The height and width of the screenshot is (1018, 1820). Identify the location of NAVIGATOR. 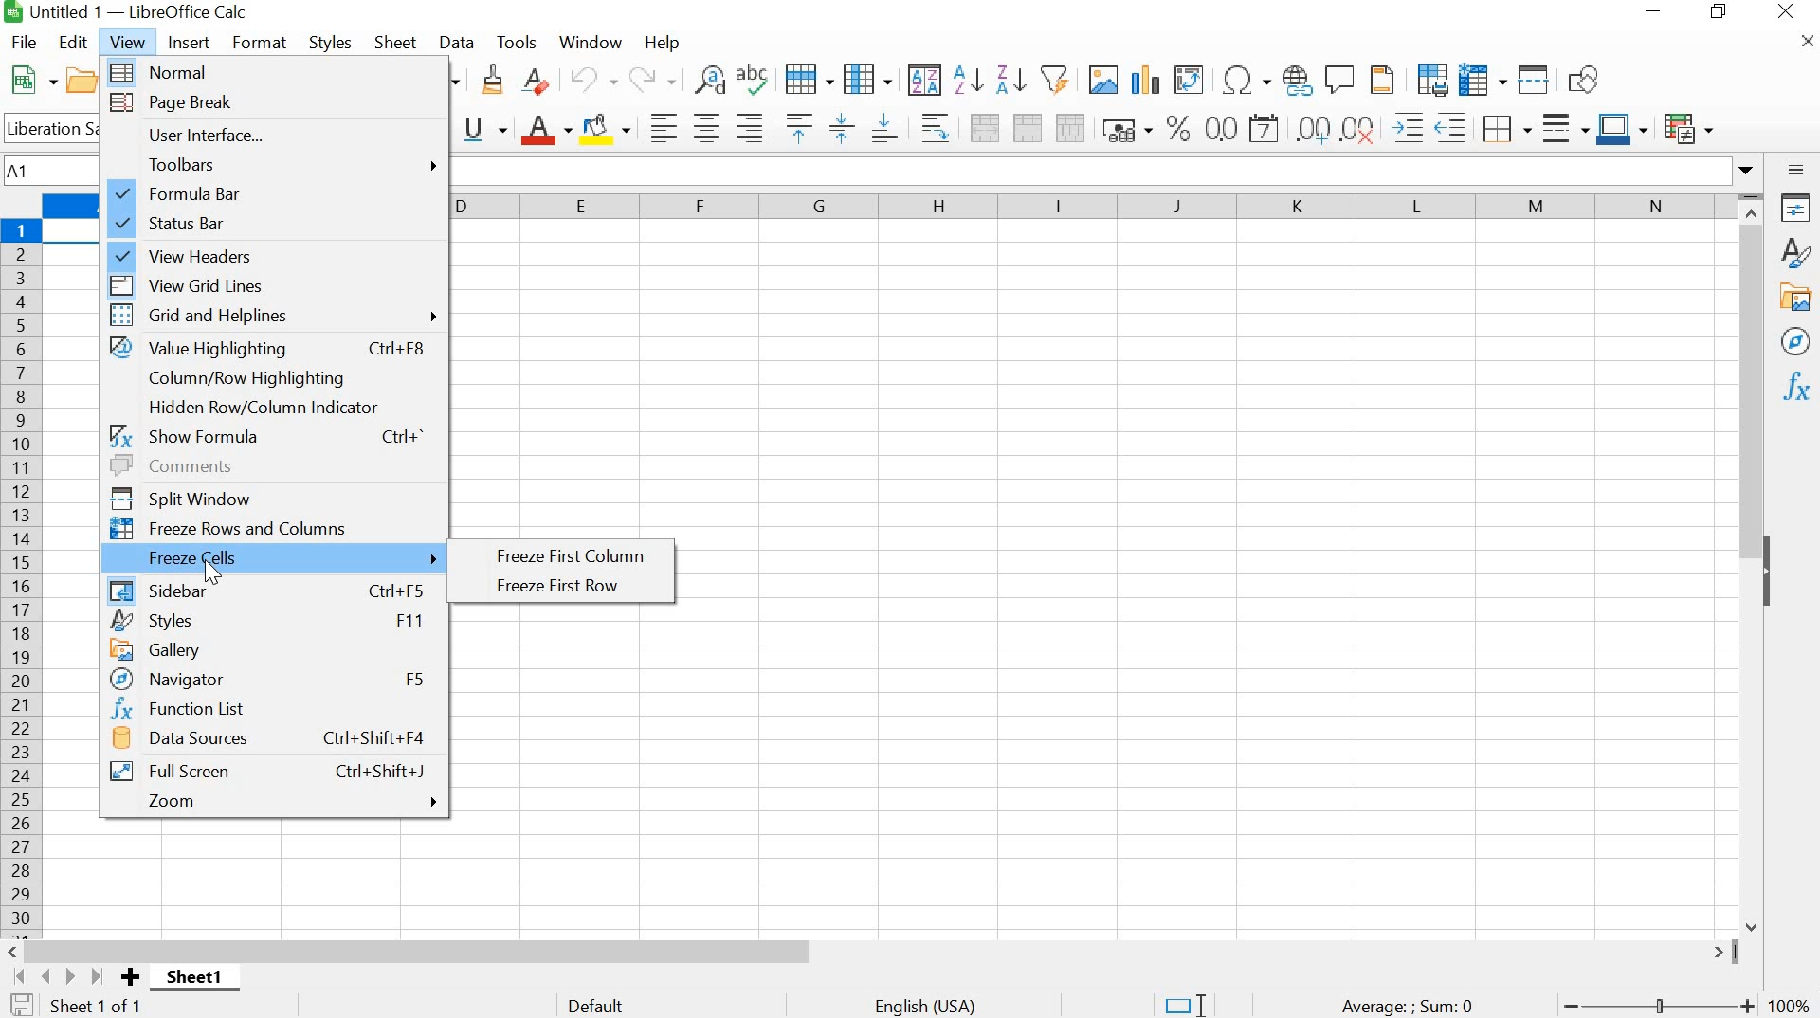
(270, 679).